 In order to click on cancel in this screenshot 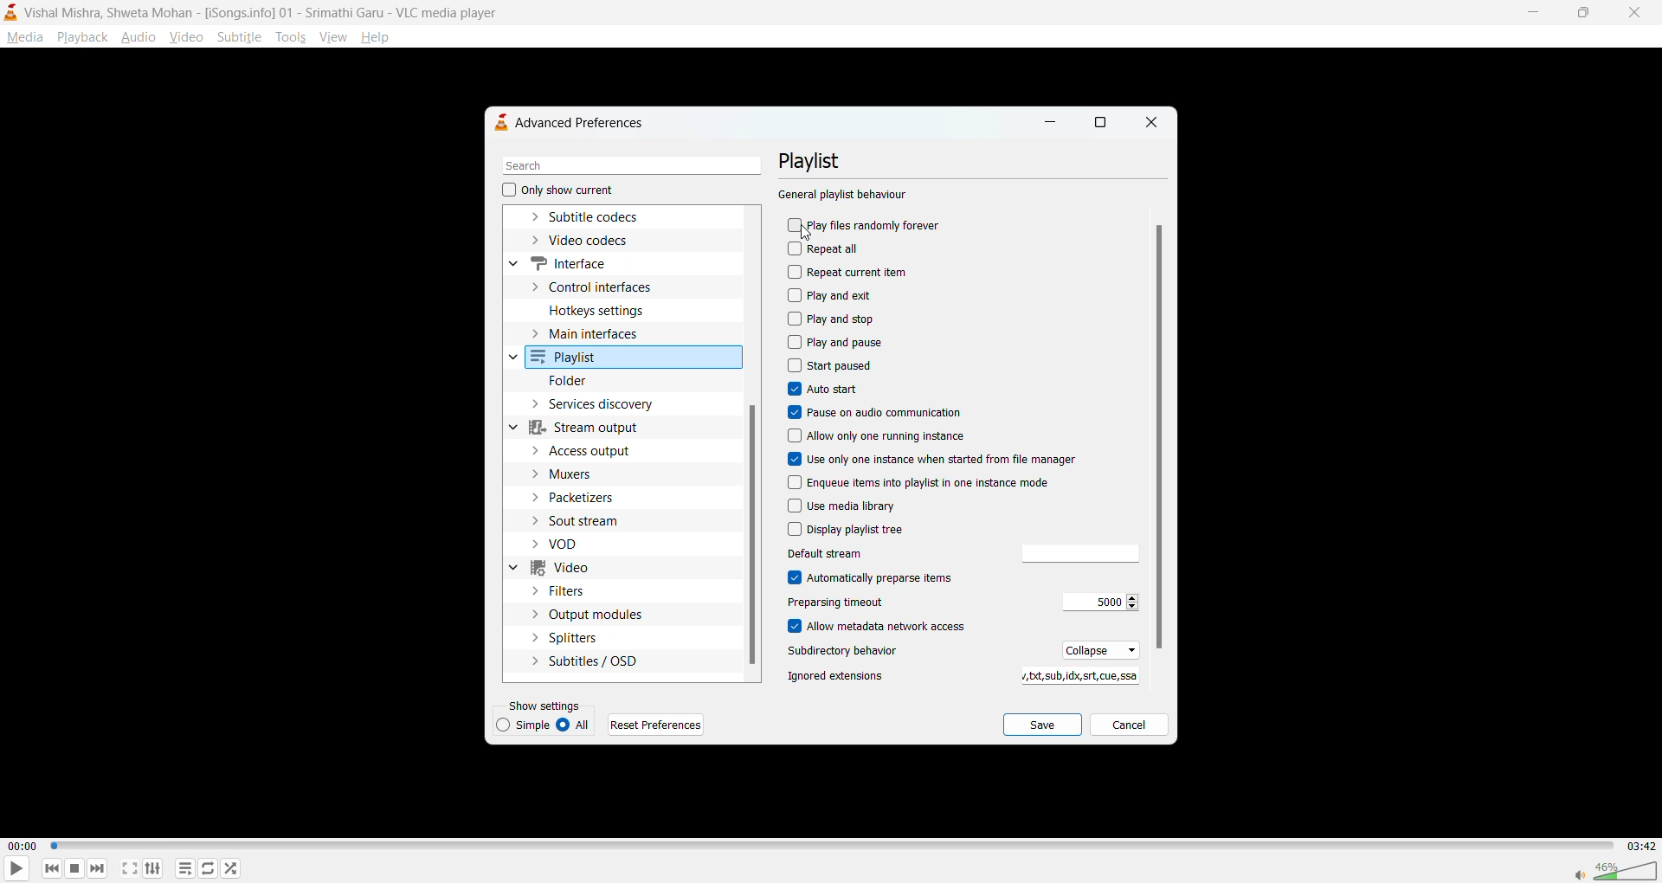, I will do `click(1129, 727)`.